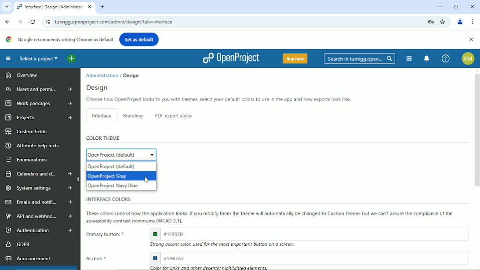  I want to click on hide sidebar, so click(79, 179).